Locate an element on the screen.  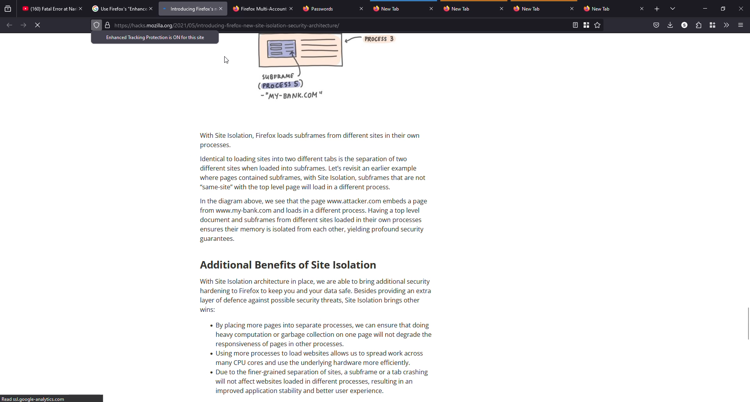
close is located at coordinates (431, 9).